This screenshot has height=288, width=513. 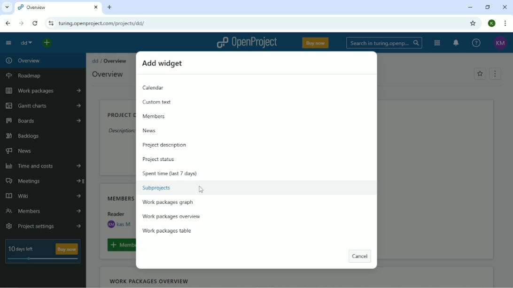 What do you see at coordinates (168, 202) in the screenshot?
I see `Work packages graph` at bounding box center [168, 202].